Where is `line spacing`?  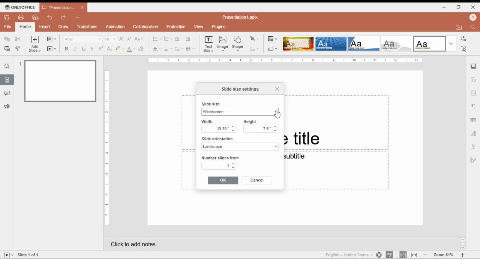 line spacing is located at coordinates (179, 49).